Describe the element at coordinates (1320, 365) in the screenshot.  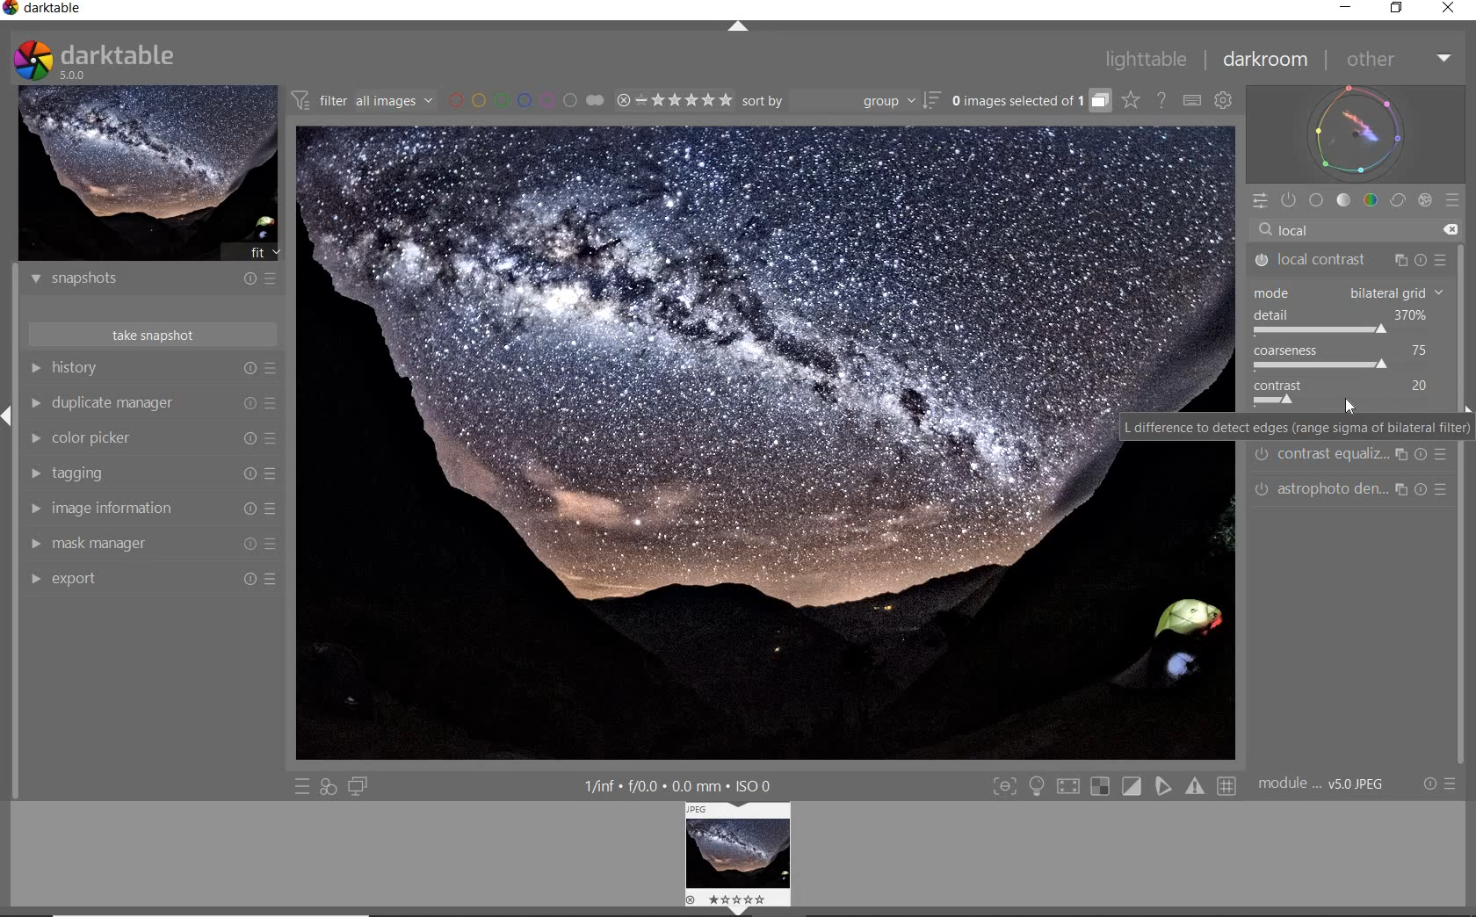
I see `coarseness slider` at that location.